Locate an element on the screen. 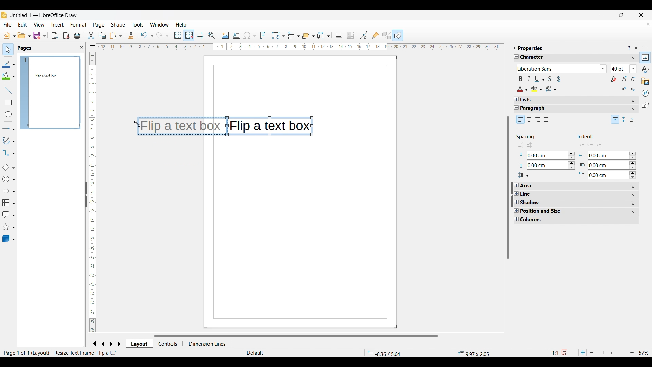 The image size is (652, 367). Minimize is located at coordinates (602, 15).